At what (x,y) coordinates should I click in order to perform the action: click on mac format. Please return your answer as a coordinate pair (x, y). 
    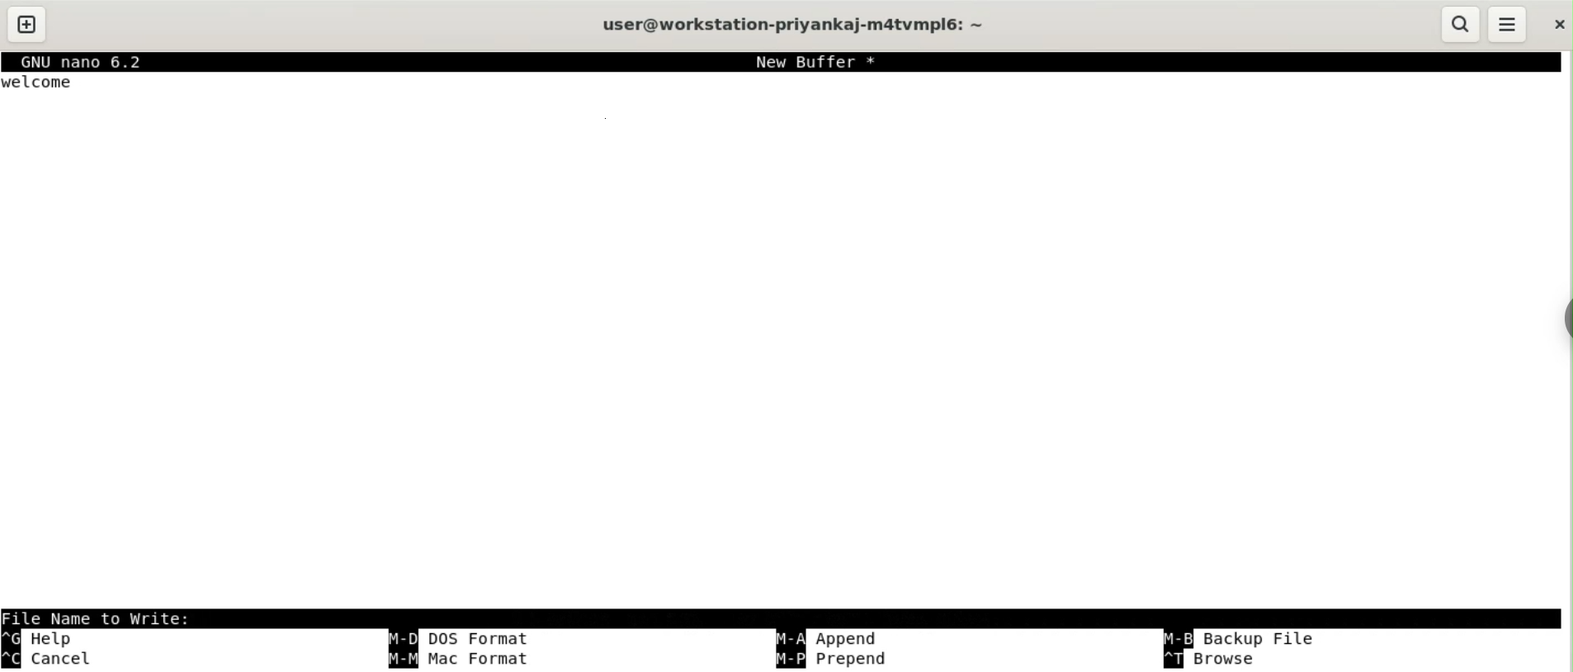
    Looking at the image, I should click on (463, 659).